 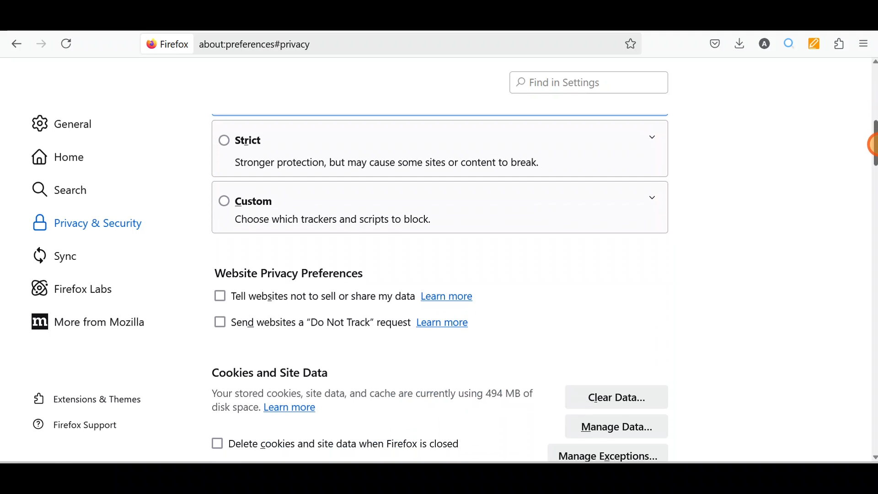 What do you see at coordinates (287, 273) in the screenshot?
I see `Website privacy preferences` at bounding box center [287, 273].